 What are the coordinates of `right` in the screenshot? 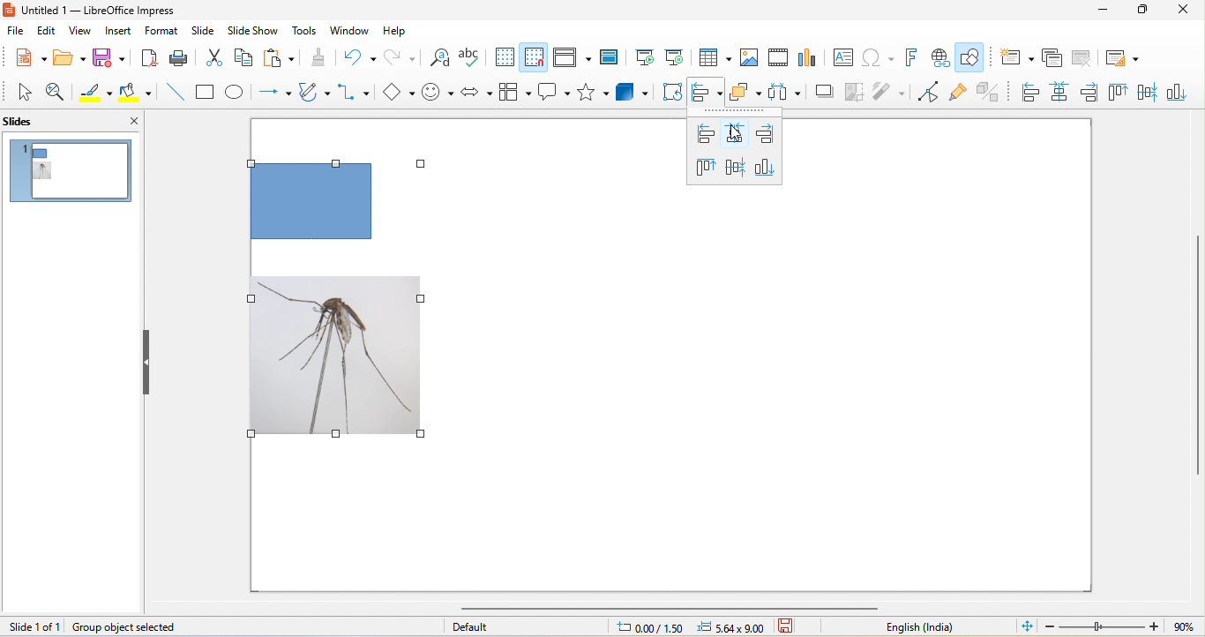 It's located at (1088, 94).